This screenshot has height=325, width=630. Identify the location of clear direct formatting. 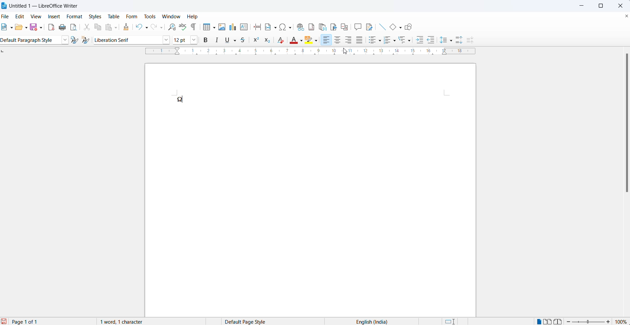
(280, 42).